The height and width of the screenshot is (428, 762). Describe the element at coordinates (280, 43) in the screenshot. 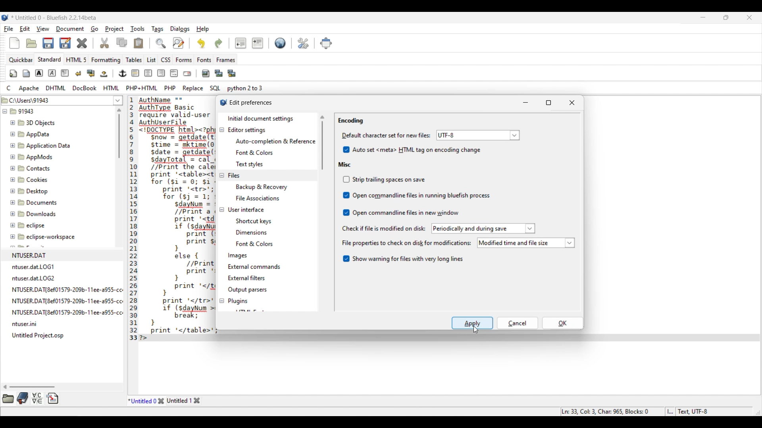

I see `Default settings` at that location.